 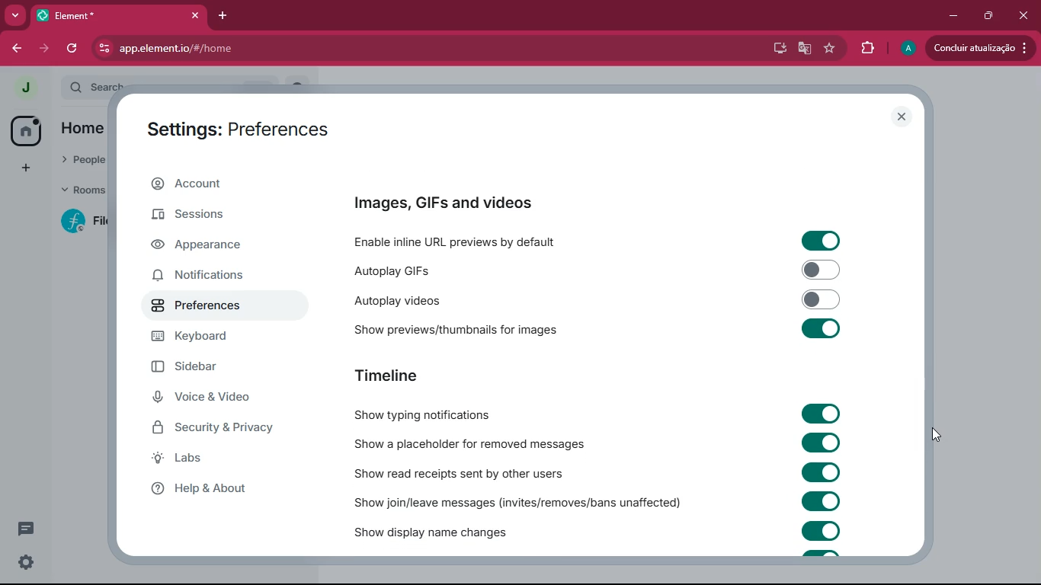 I want to click on images, GIFs and videos, so click(x=443, y=203).